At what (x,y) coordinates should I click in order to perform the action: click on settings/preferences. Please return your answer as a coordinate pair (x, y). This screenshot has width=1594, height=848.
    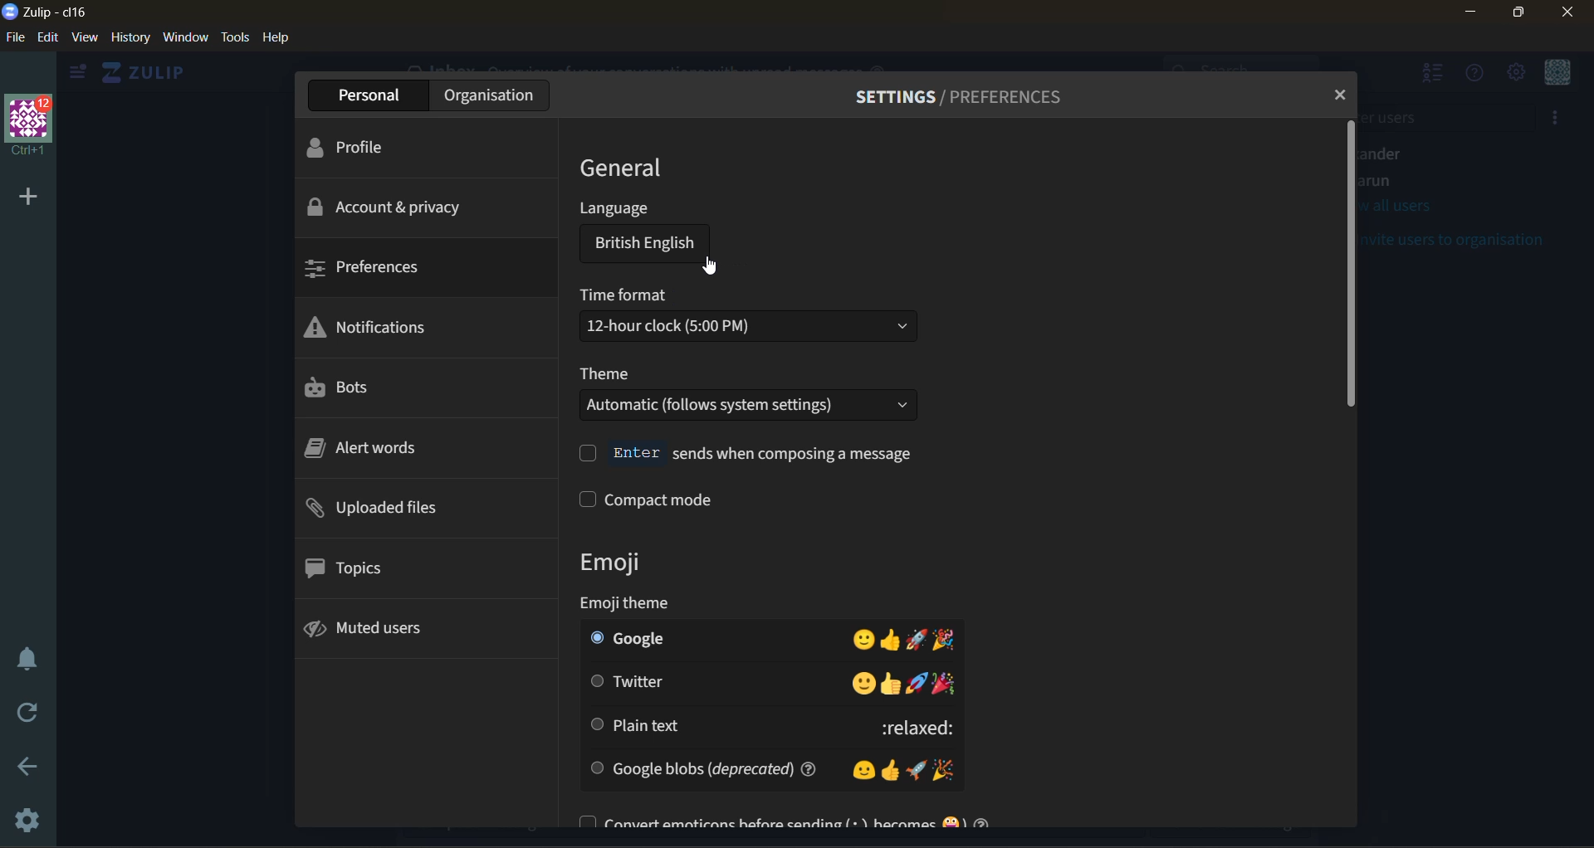
    Looking at the image, I should click on (962, 98).